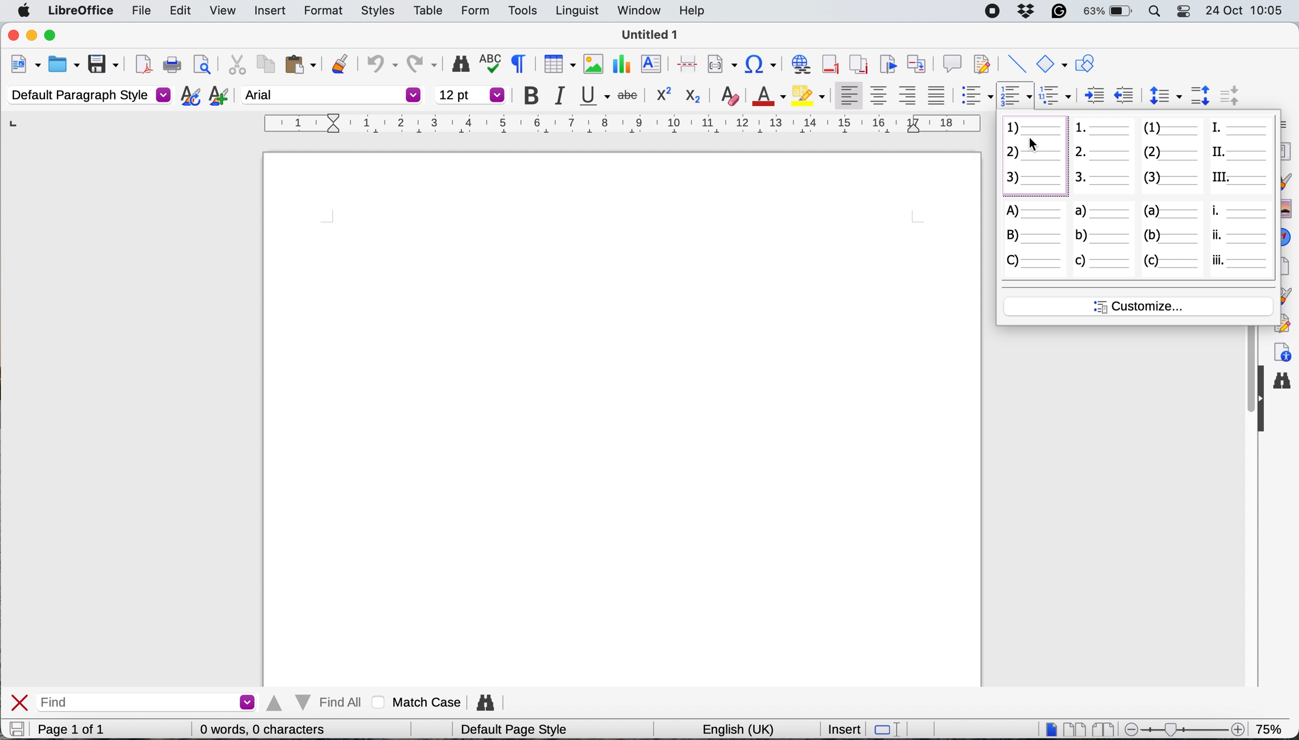 The width and height of the screenshot is (1299, 740). What do you see at coordinates (650, 35) in the screenshot?
I see `Untitled 1` at bounding box center [650, 35].